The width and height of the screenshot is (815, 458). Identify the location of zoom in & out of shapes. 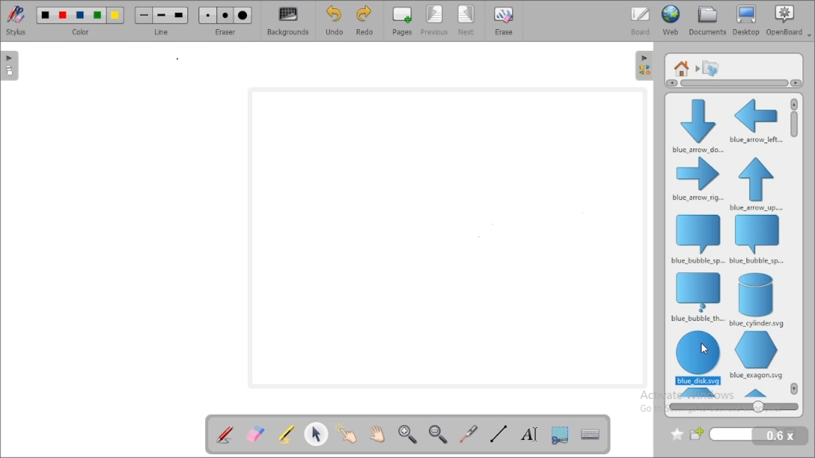
(733, 406).